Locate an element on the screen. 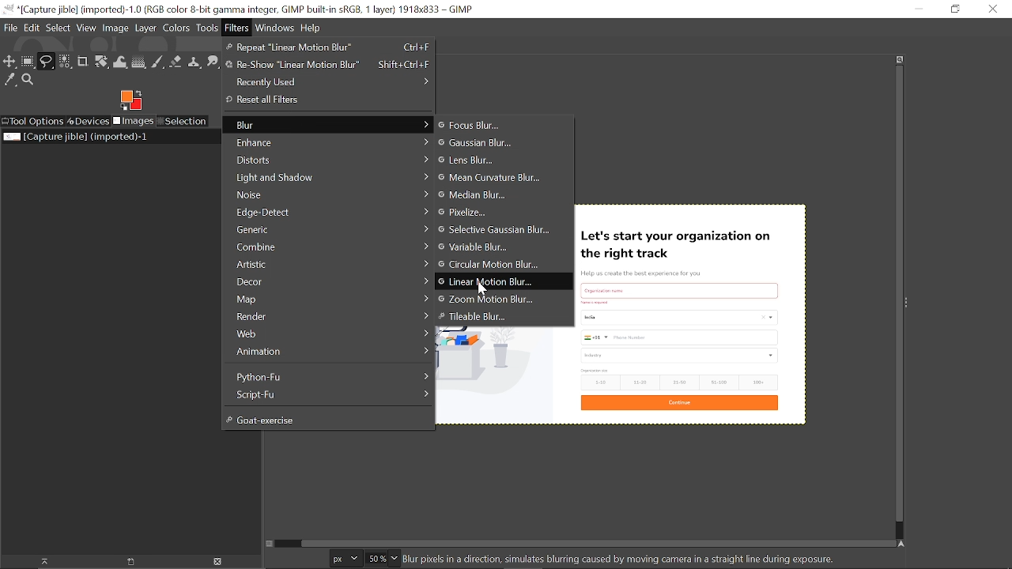 This screenshot has width=1012, height=569. Web is located at coordinates (328, 334).